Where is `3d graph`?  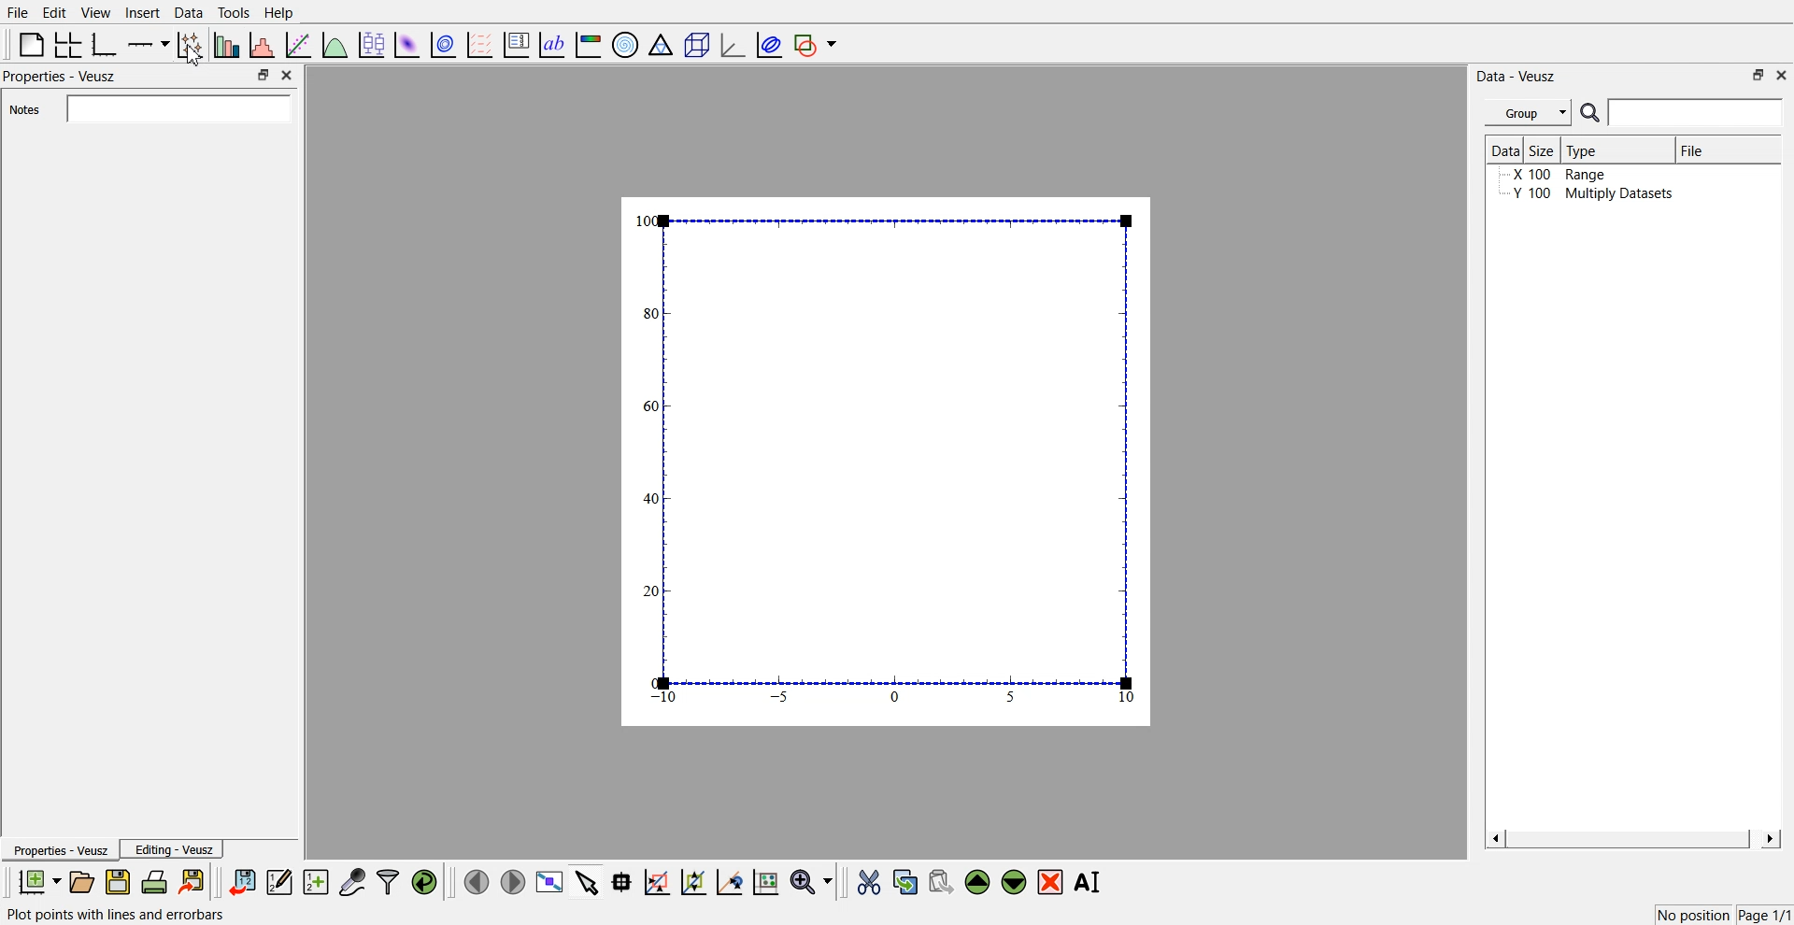 3d graph is located at coordinates (732, 46).